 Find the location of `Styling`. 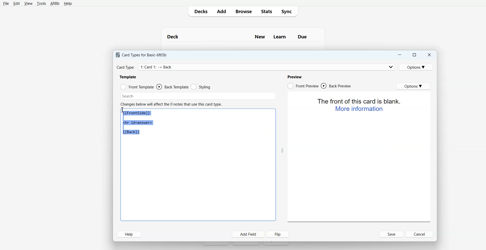

Styling is located at coordinates (201, 87).